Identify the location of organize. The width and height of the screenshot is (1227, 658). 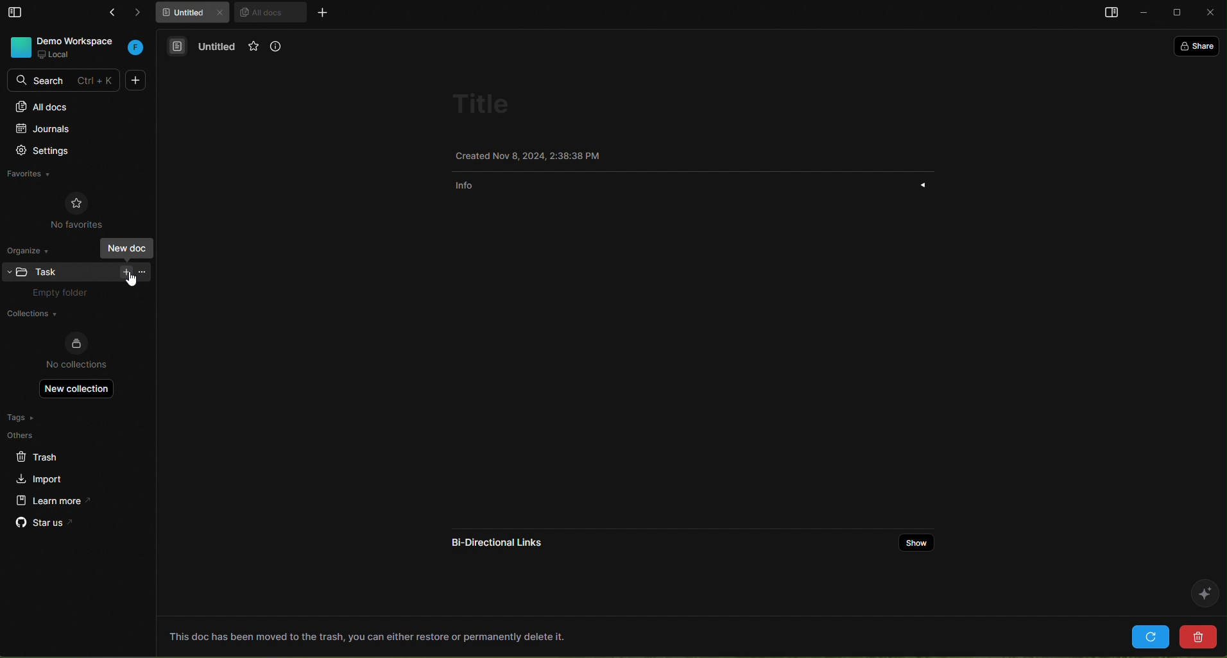
(33, 249).